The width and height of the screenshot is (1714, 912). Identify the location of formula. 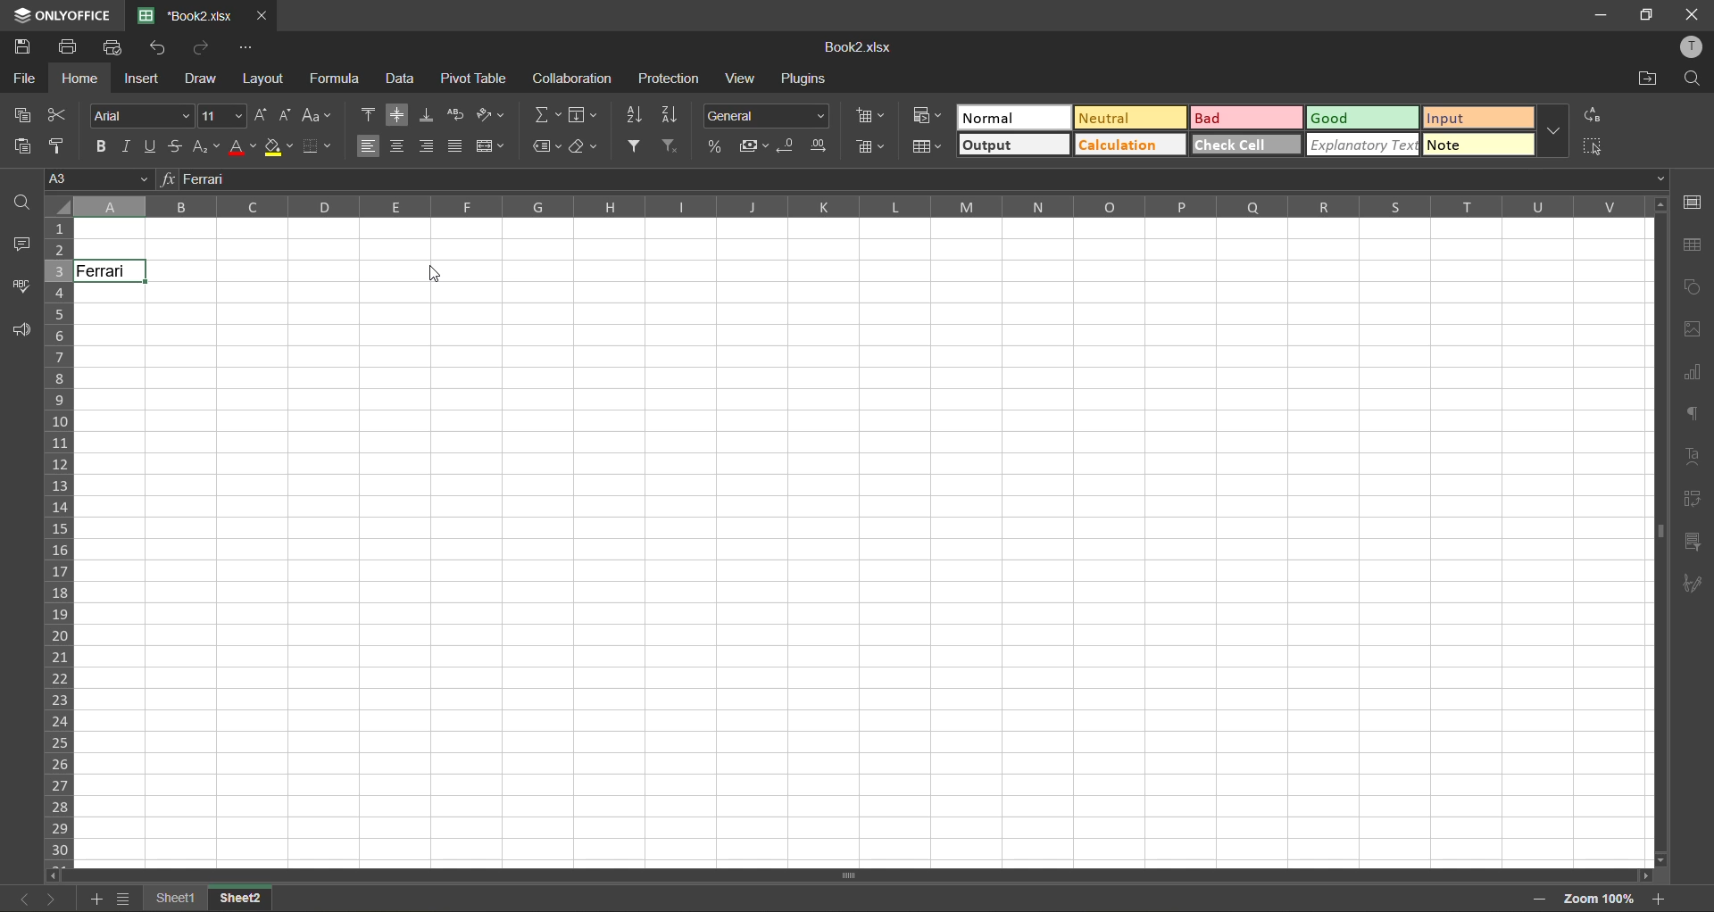
(337, 79).